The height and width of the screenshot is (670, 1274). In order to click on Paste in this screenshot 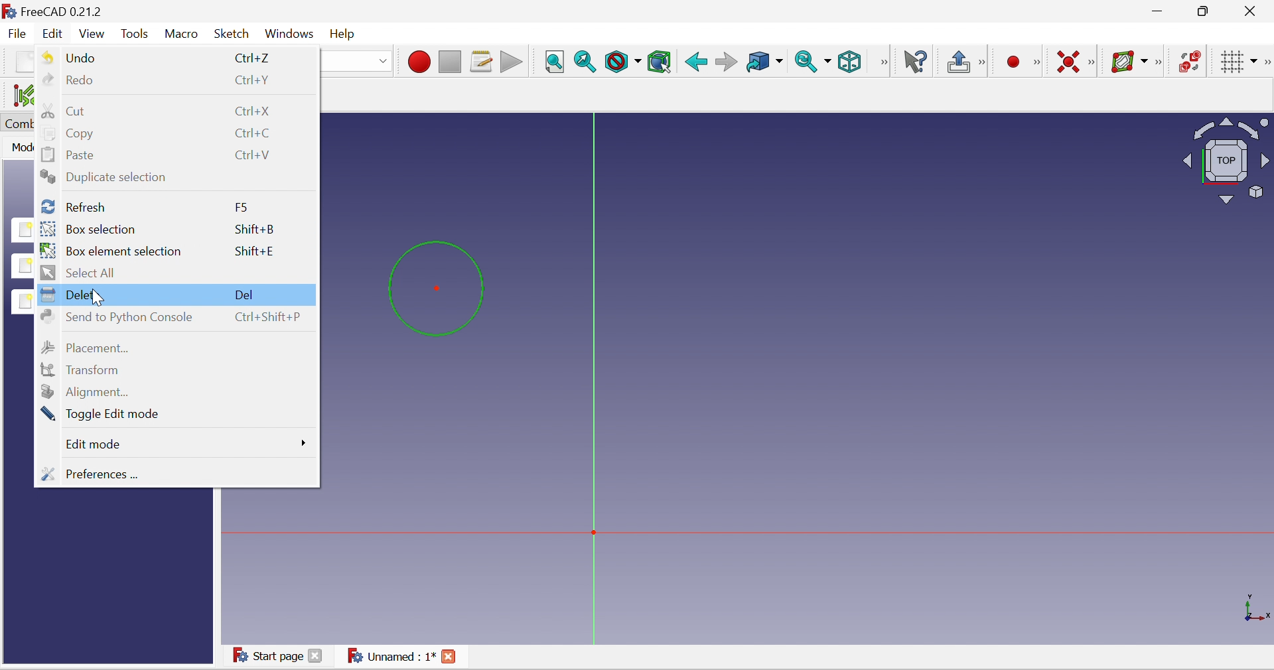, I will do `click(70, 154)`.